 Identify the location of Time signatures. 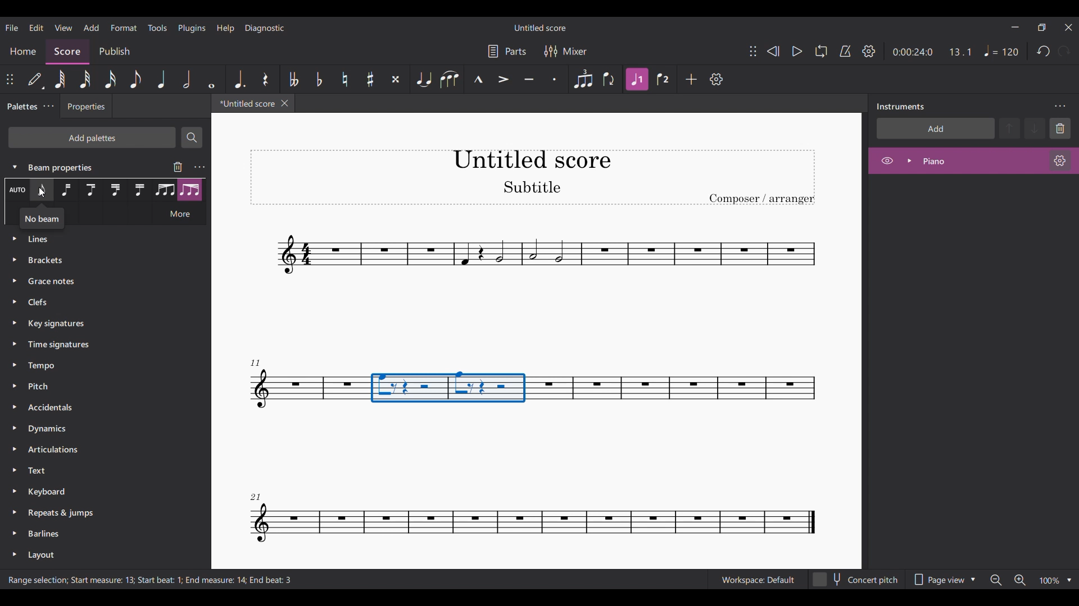
(101, 346).